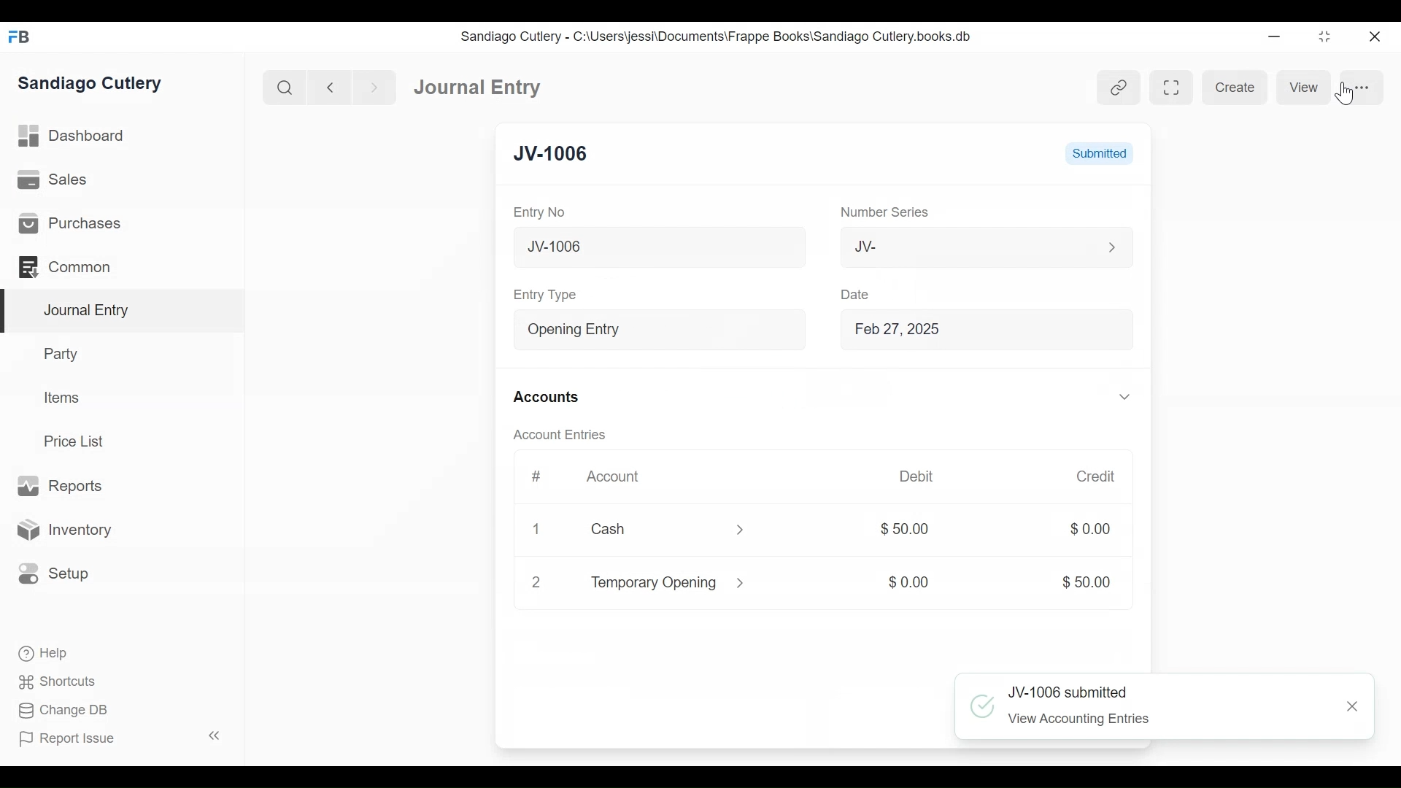 Image resolution: width=1401 pixels, height=788 pixels. What do you see at coordinates (650, 585) in the screenshot?
I see `Temporary Opening` at bounding box center [650, 585].